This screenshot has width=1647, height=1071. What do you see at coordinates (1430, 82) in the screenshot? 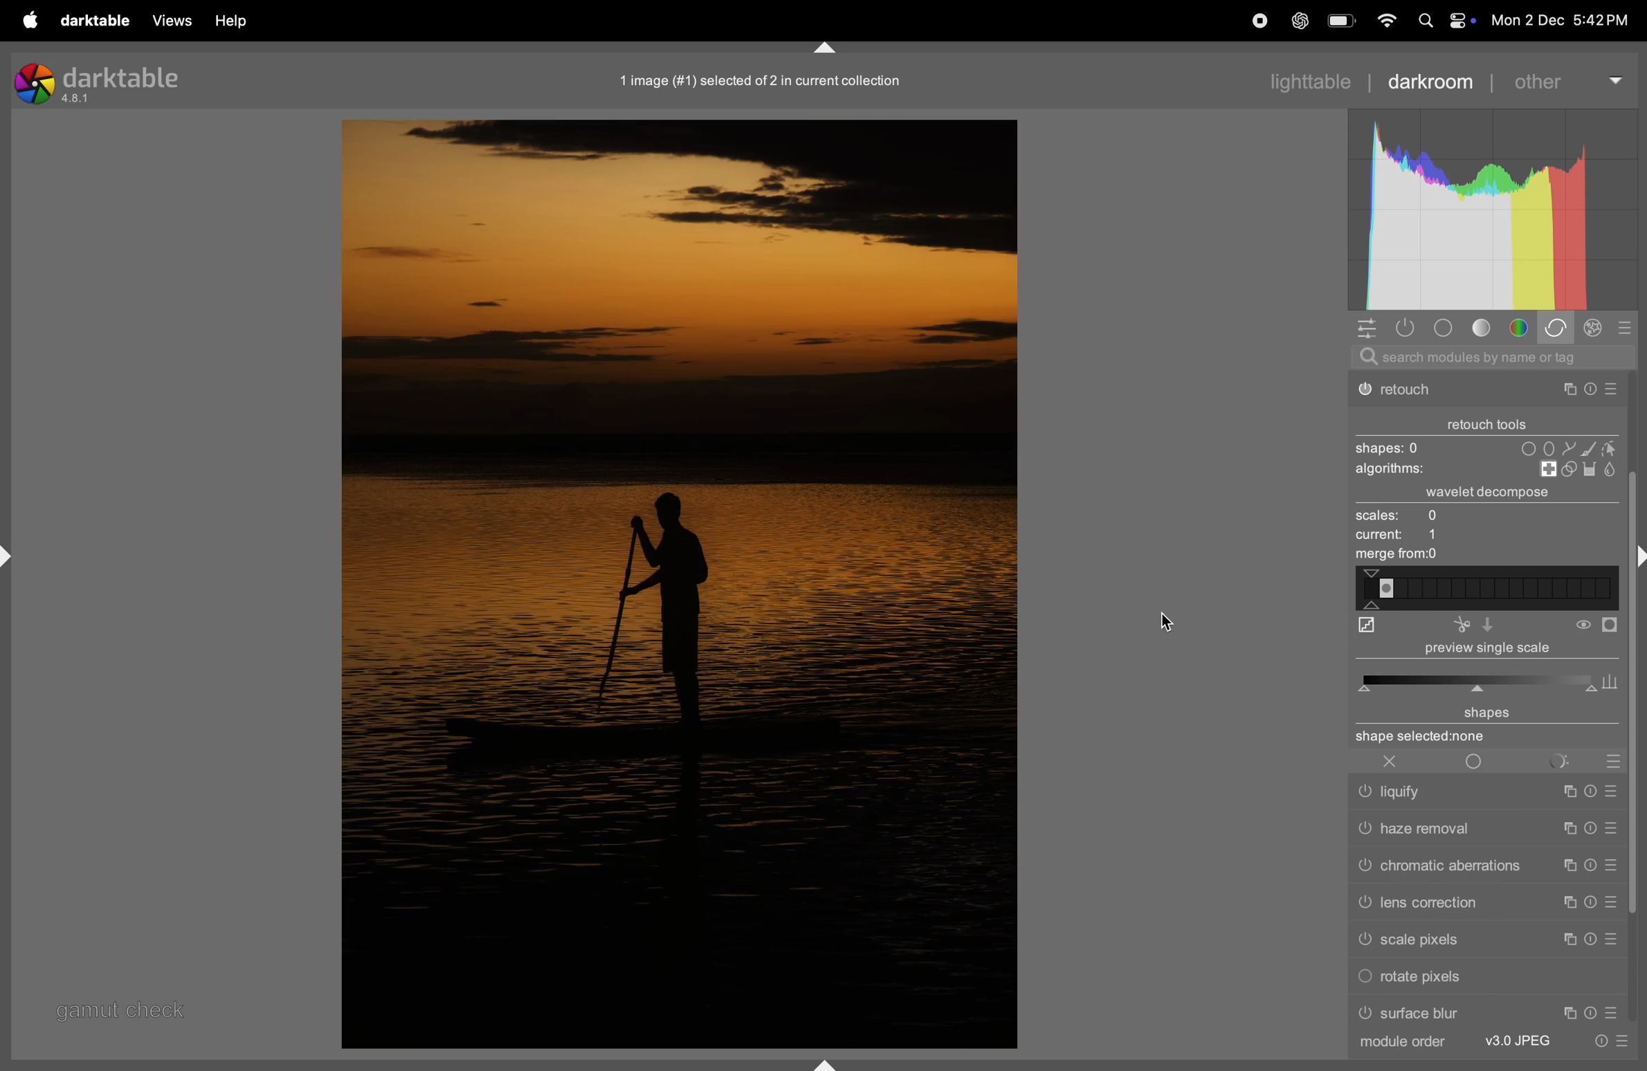
I see `darkroom` at bounding box center [1430, 82].